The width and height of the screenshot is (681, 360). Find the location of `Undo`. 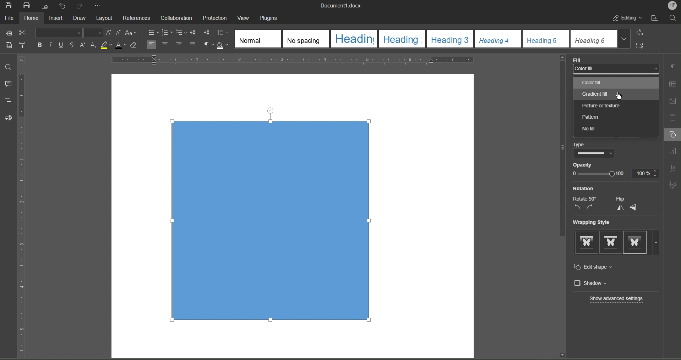

Undo is located at coordinates (63, 6).